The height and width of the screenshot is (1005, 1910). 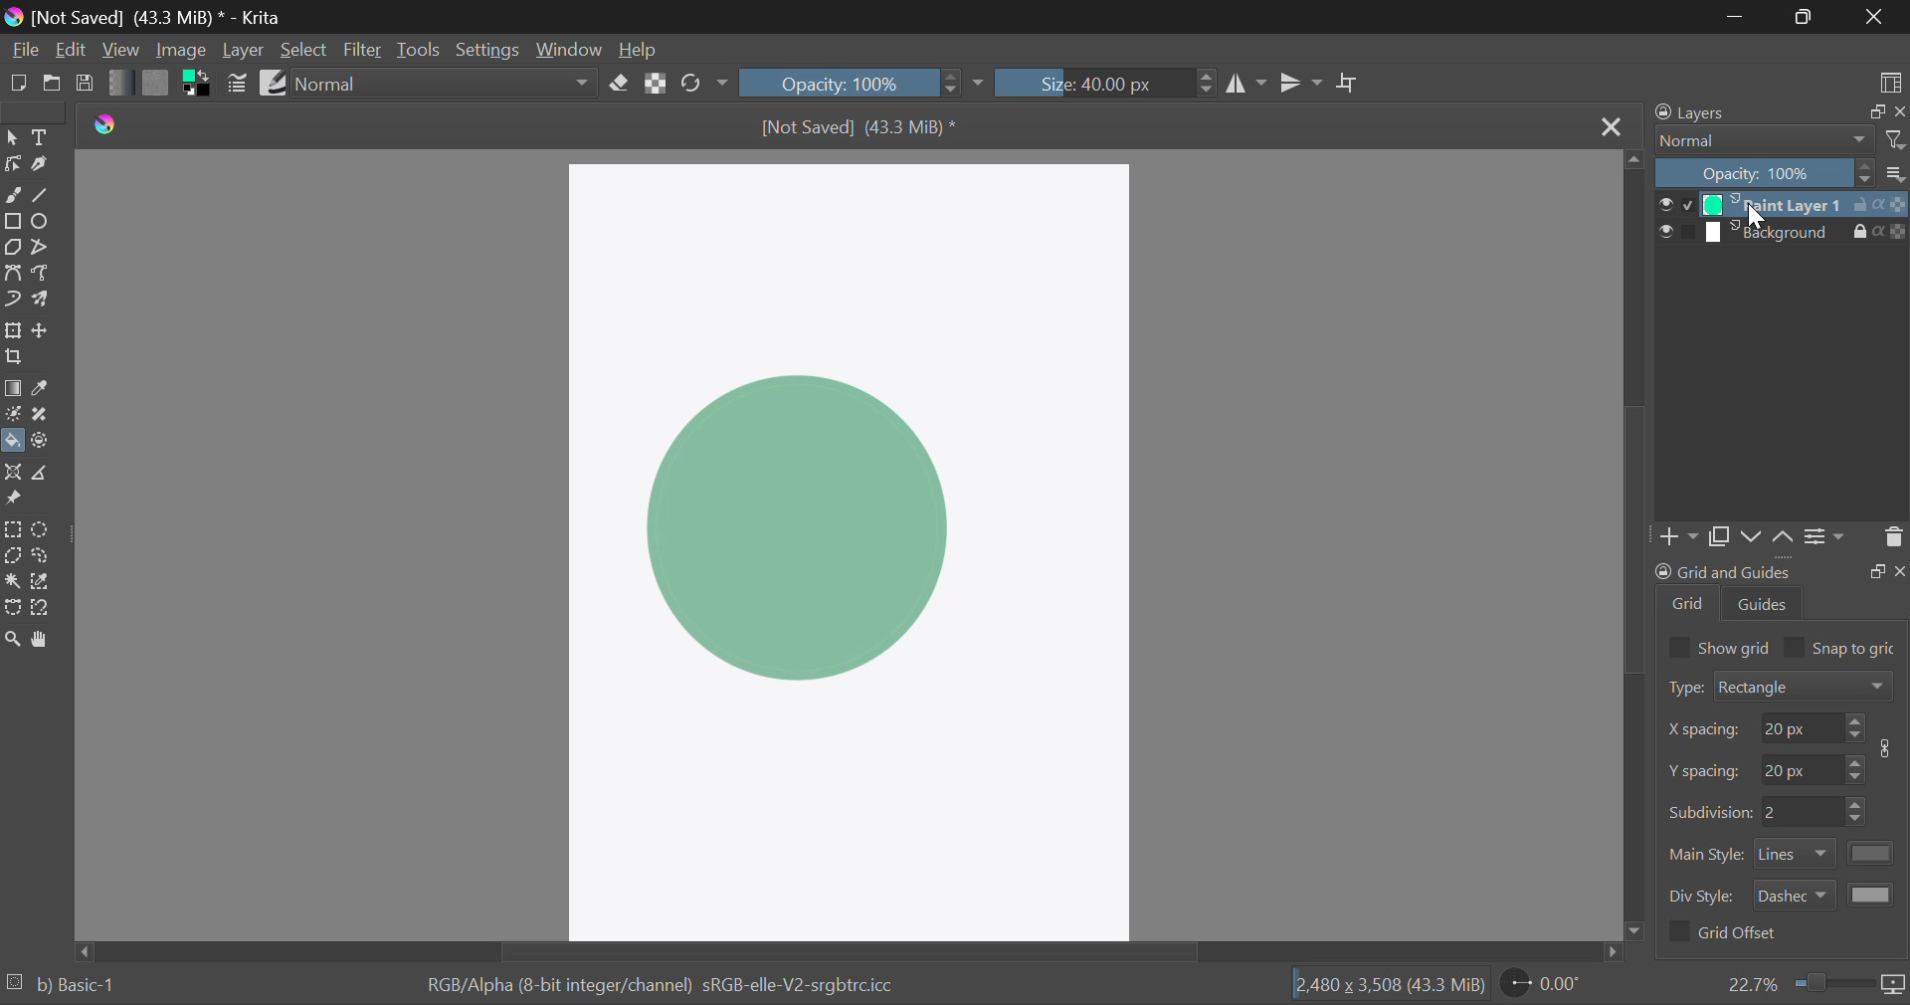 I want to click on View, so click(x=121, y=52).